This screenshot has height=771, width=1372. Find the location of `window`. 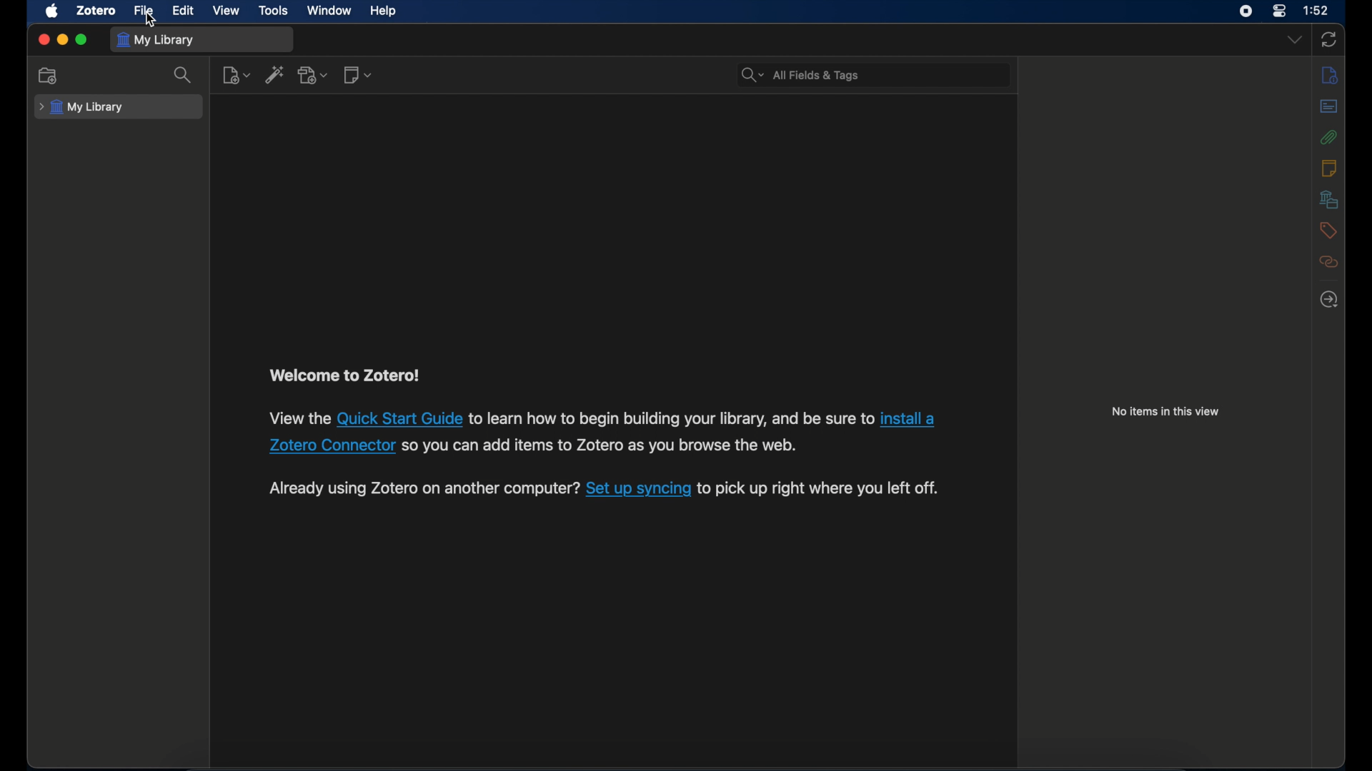

window is located at coordinates (330, 10).